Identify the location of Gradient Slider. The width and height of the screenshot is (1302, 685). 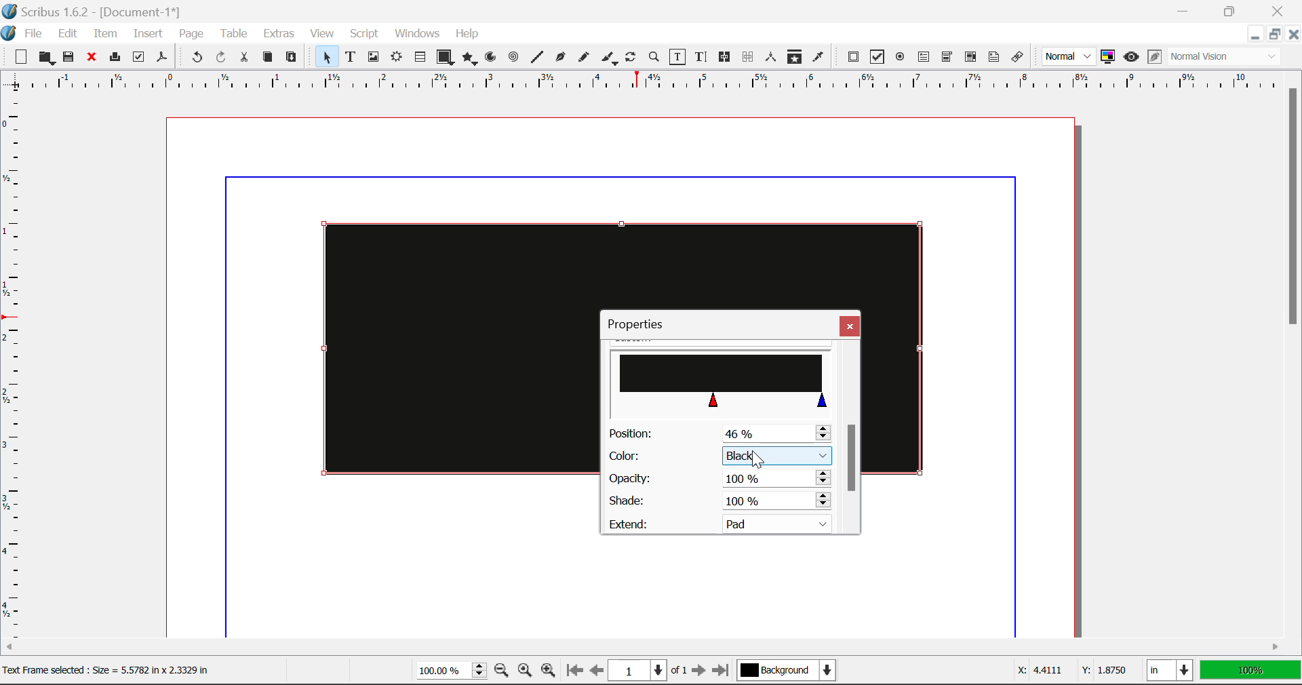
(721, 380).